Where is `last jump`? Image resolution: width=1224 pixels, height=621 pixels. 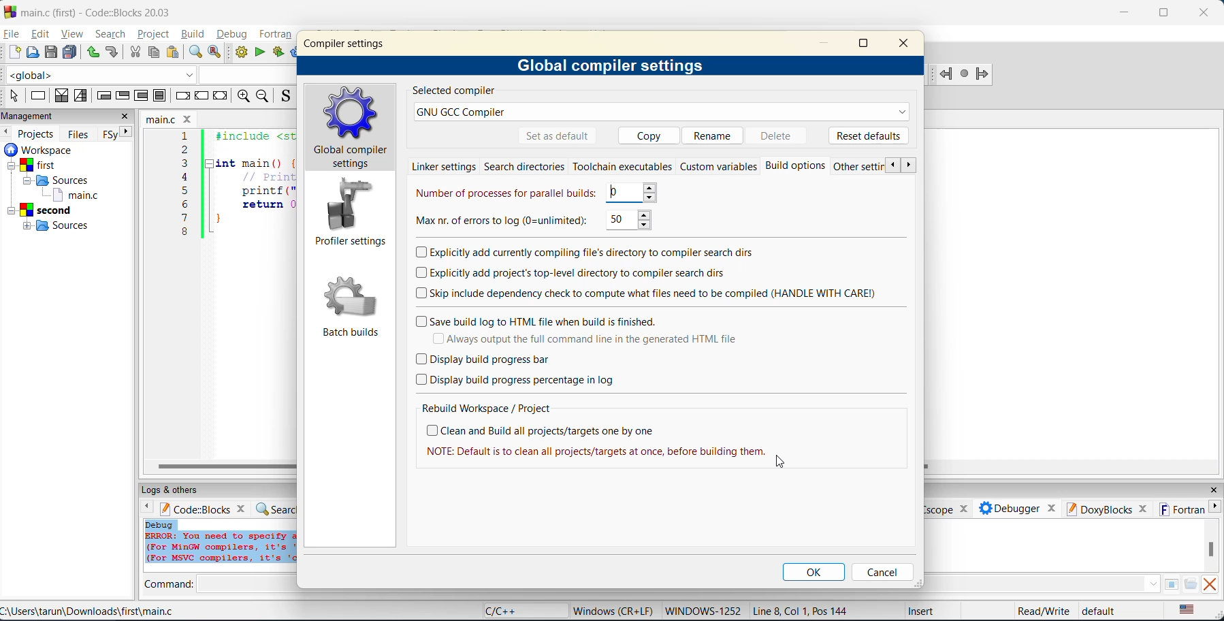
last jump is located at coordinates (965, 75).